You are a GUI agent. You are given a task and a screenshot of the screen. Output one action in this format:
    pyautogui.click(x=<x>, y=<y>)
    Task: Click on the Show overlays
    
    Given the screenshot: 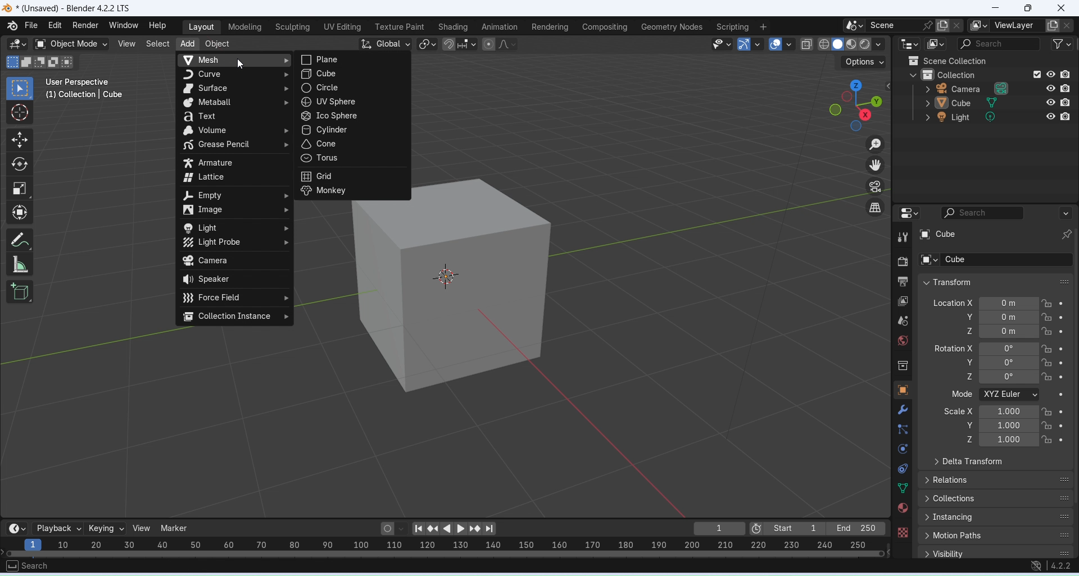 What is the action you would take?
    pyautogui.click(x=781, y=44)
    